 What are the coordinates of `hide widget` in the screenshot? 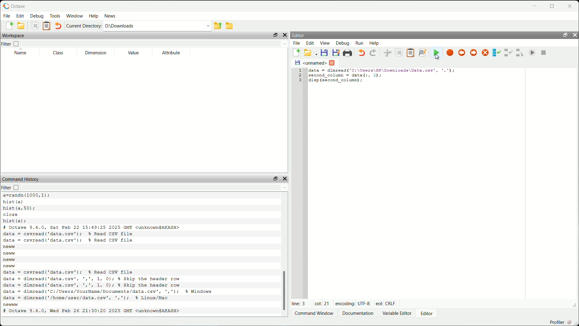 It's located at (286, 178).